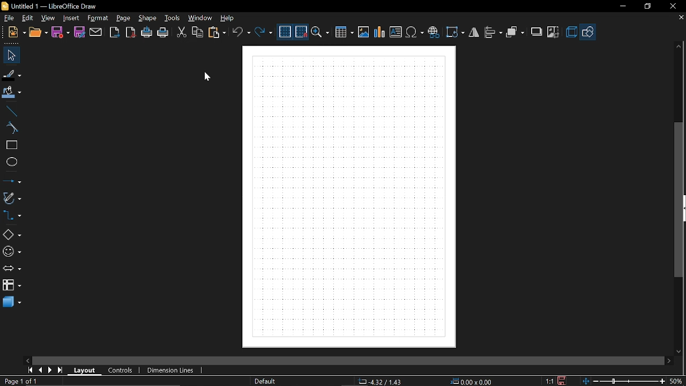  What do you see at coordinates (363, 32) in the screenshot?
I see ` image` at bounding box center [363, 32].